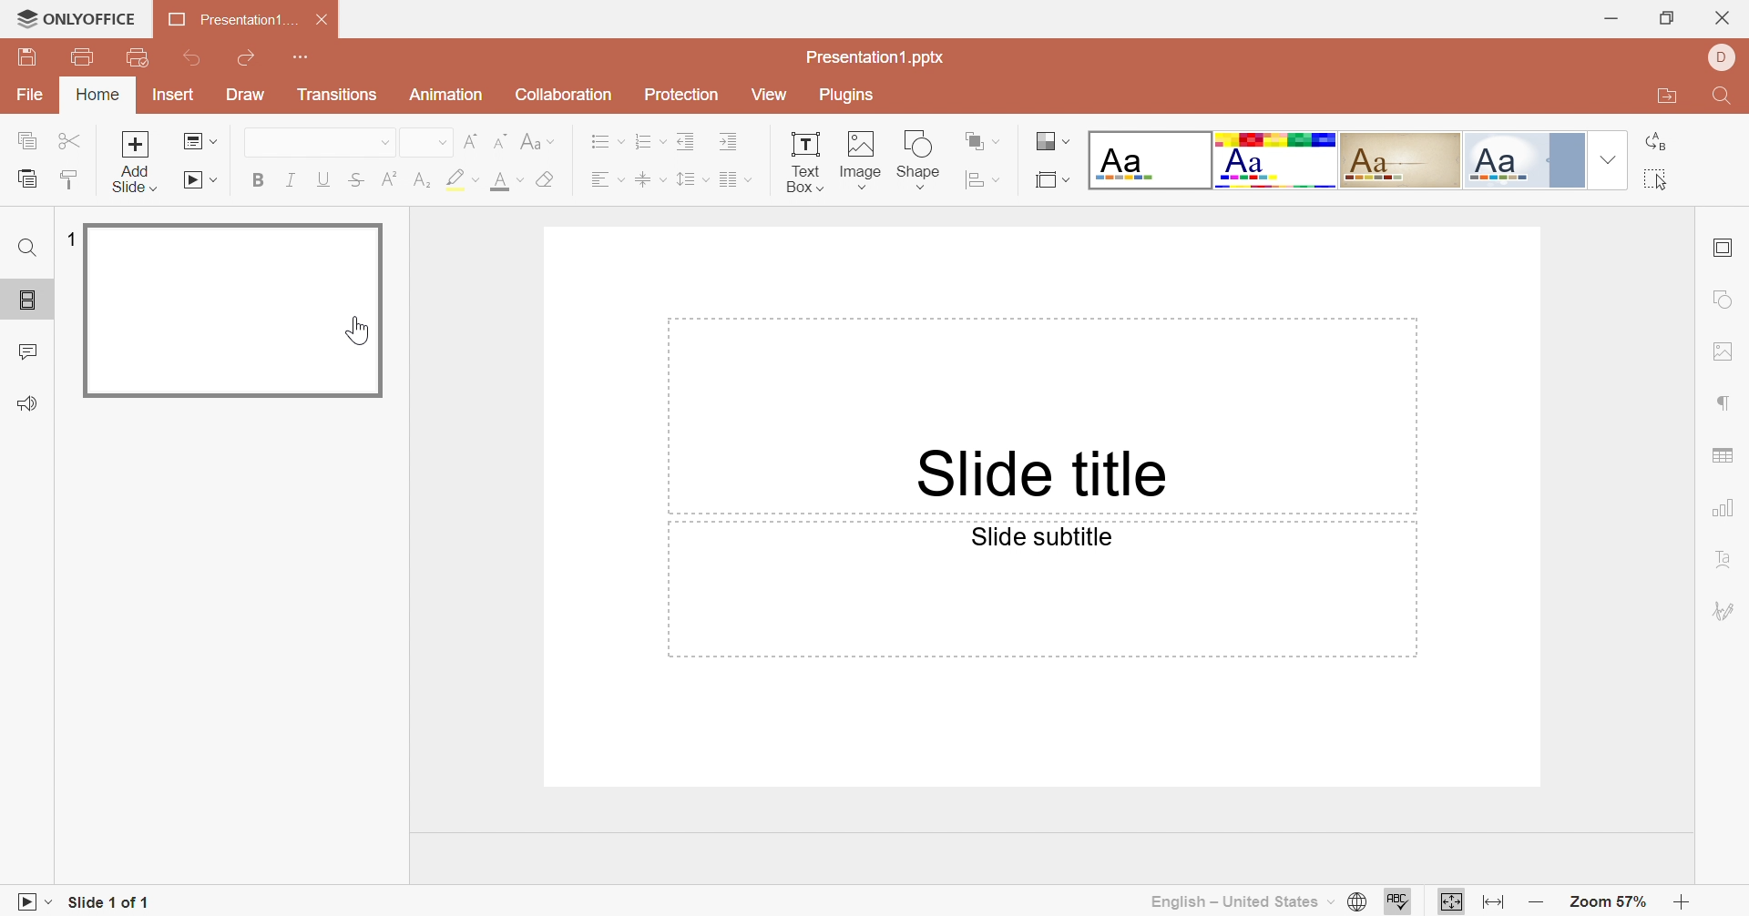 The width and height of the screenshot is (1749, 916). Describe the element at coordinates (859, 161) in the screenshot. I see `Image` at that location.